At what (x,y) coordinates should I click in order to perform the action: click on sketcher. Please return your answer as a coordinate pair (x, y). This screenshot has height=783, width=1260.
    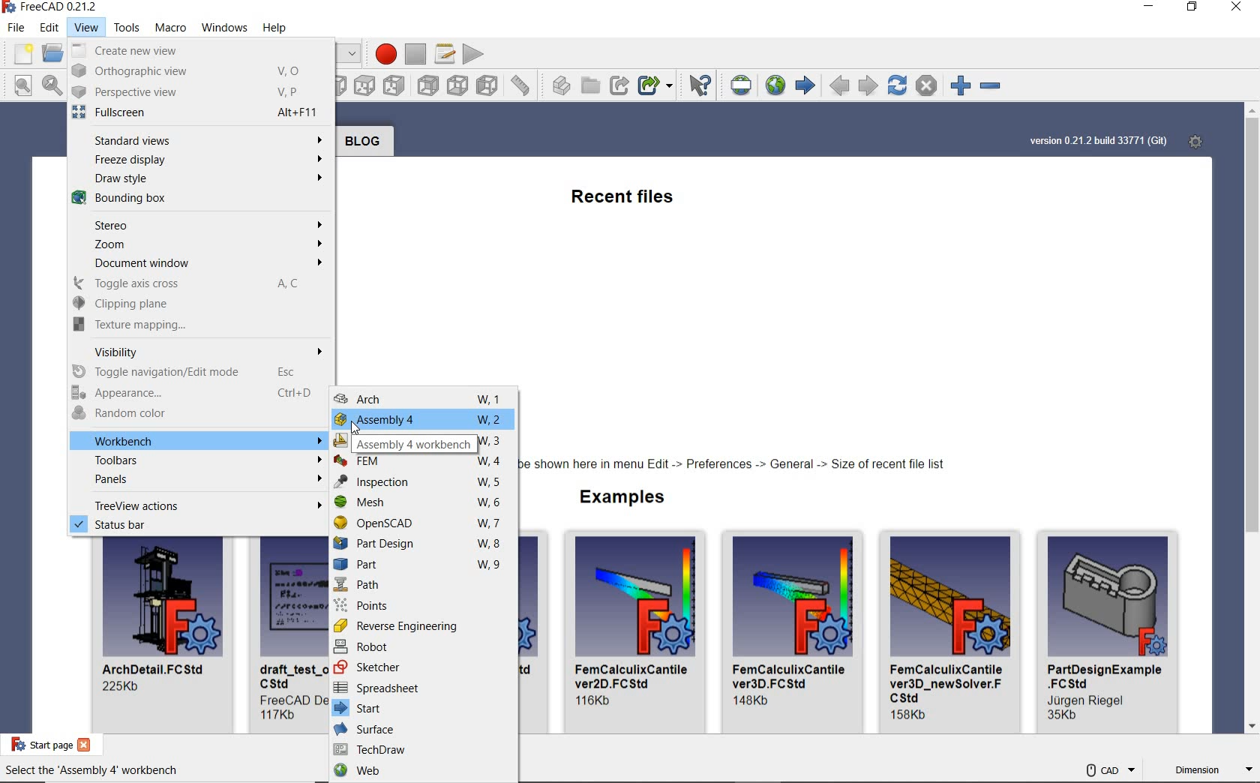
    Looking at the image, I should click on (424, 670).